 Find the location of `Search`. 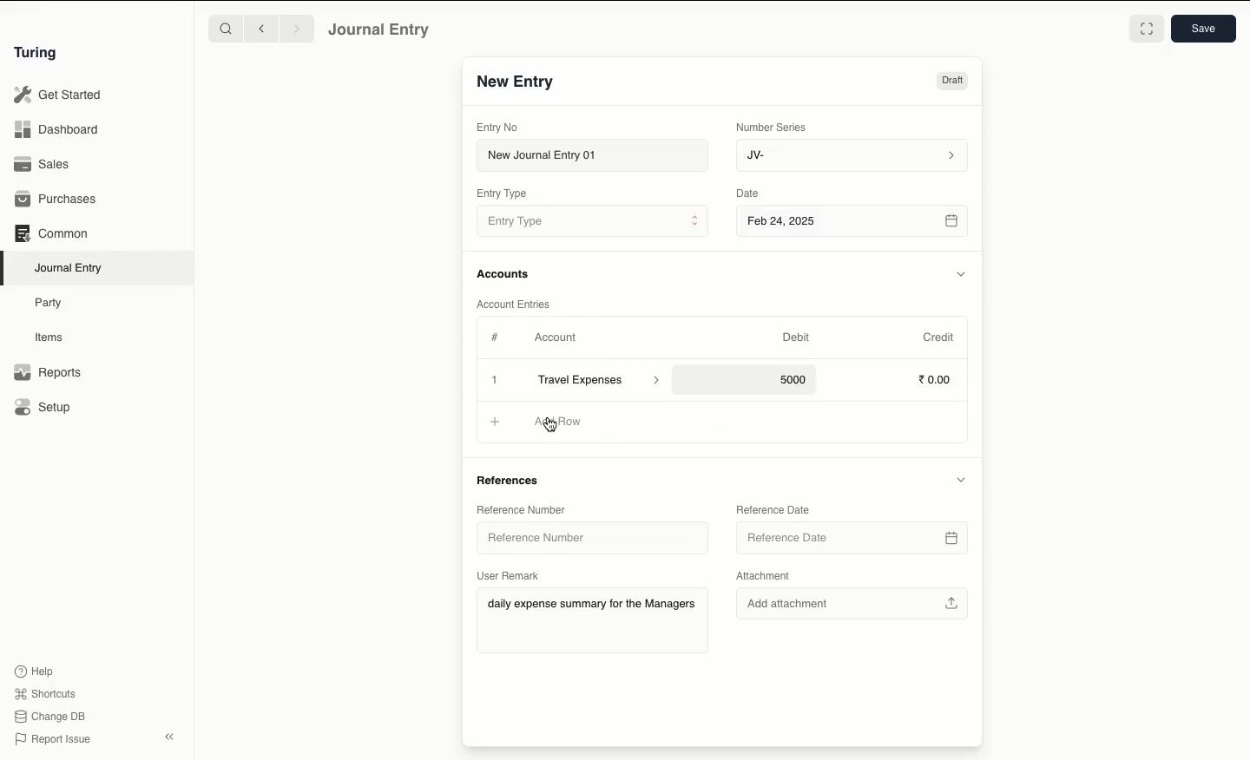

Search is located at coordinates (225, 28).